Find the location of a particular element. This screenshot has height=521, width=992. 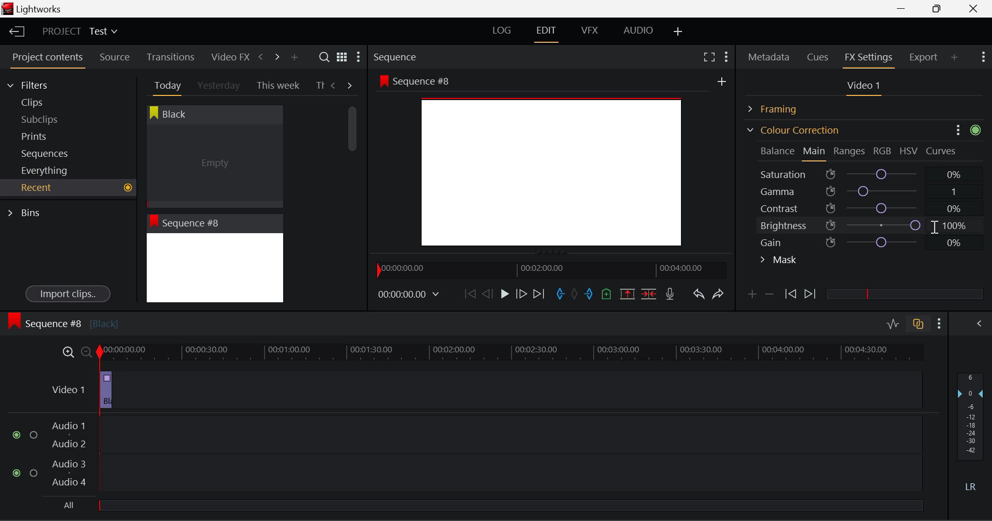

Subclips is located at coordinates (50, 119).